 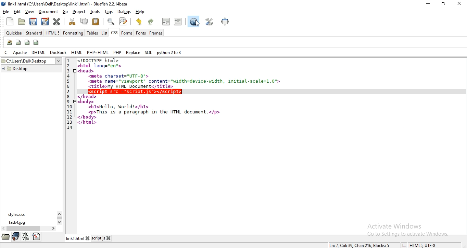 What do you see at coordinates (98, 52) in the screenshot?
I see `php + html` at bounding box center [98, 52].